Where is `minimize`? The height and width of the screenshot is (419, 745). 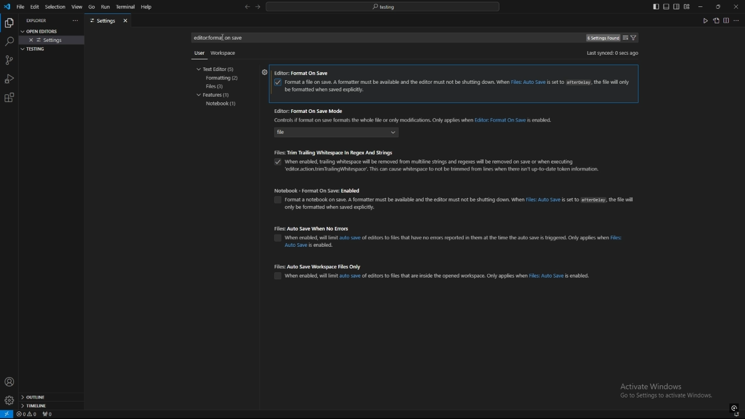 minimize is located at coordinates (701, 7).